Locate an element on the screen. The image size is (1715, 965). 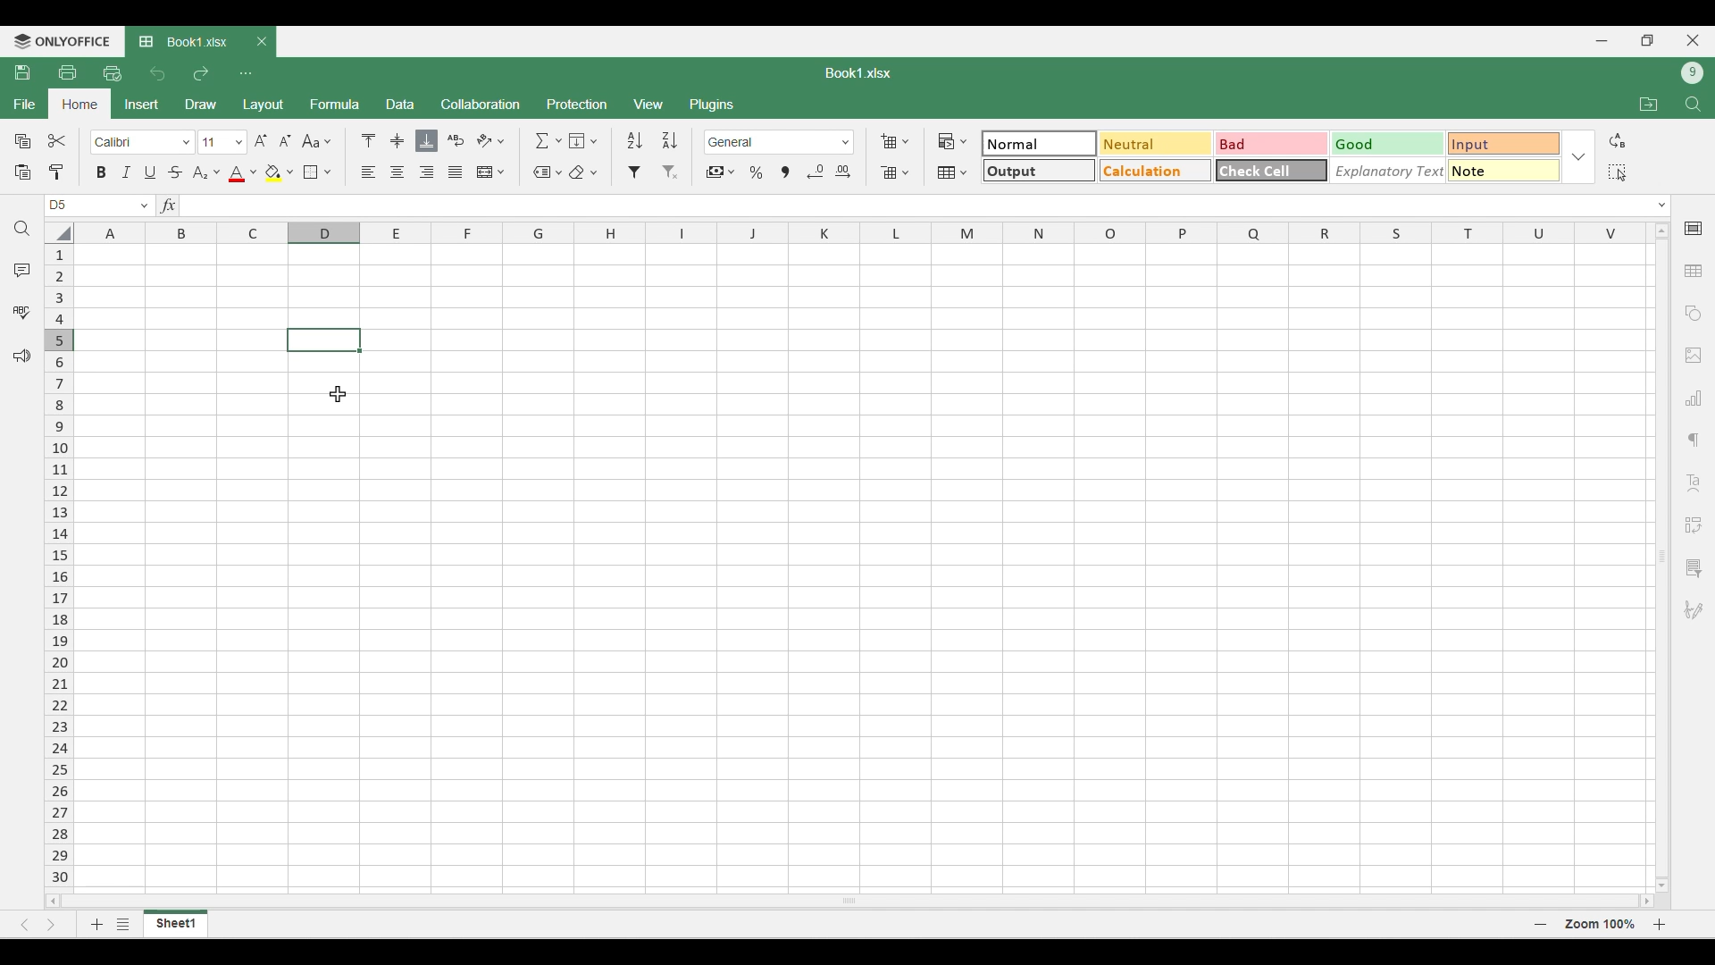
Quick print is located at coordinates (113, 73).